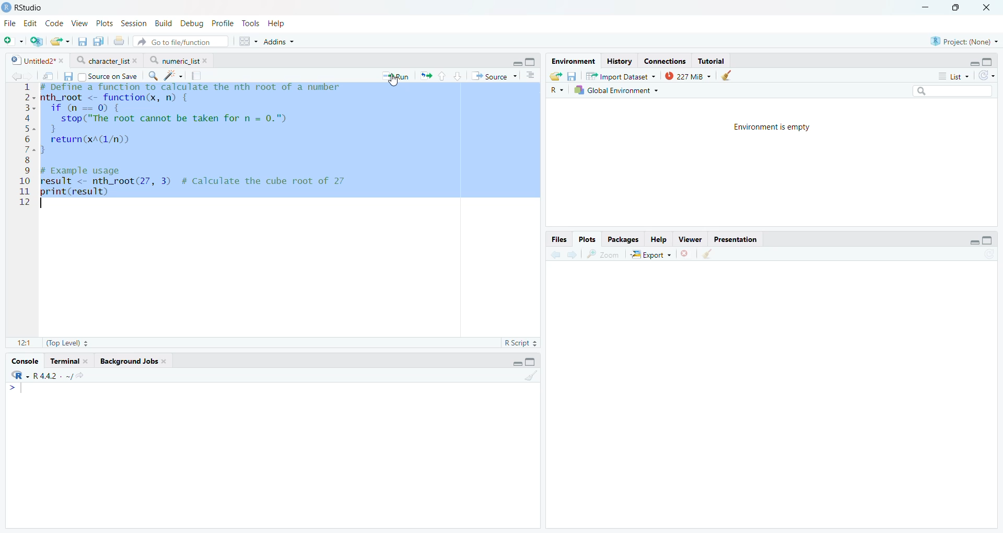 The height and width of the screenshot is (533, 1003). I want to click on numeric_list, so click(179, 60).